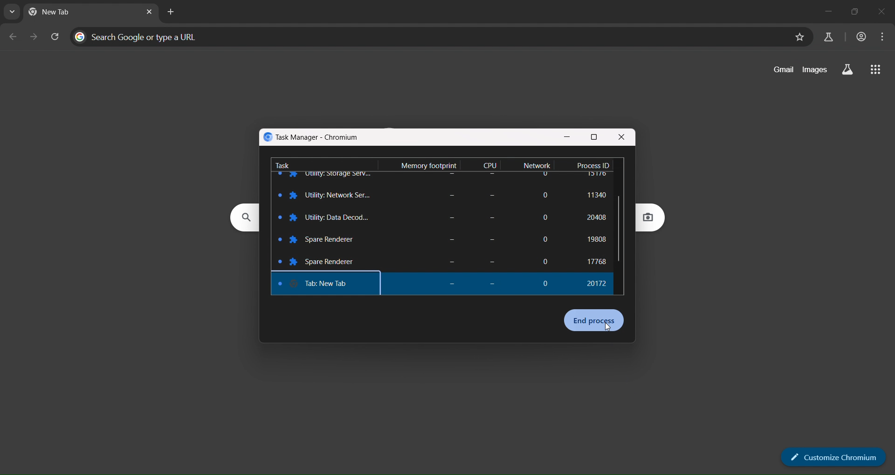  What do you see at coordinates (608, 328) in the screenshot?
I see `cursor` at bounding box center [608, 328].